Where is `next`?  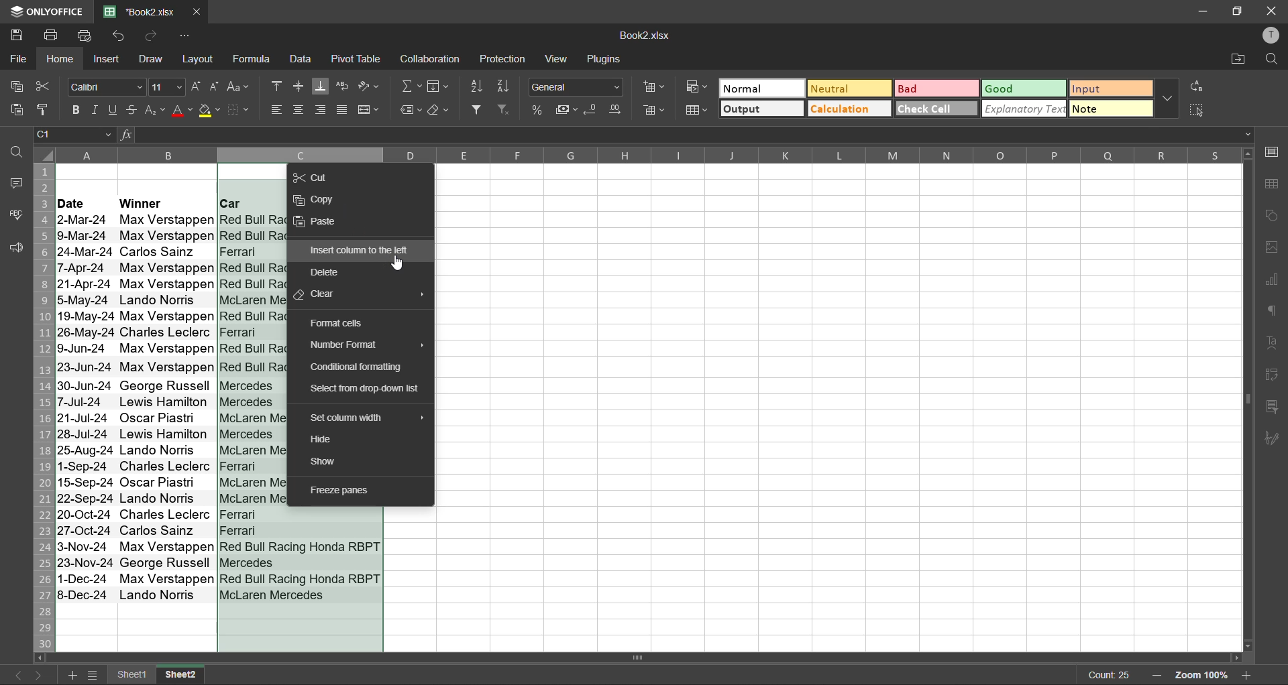 next is located at coordinates (42, 676).